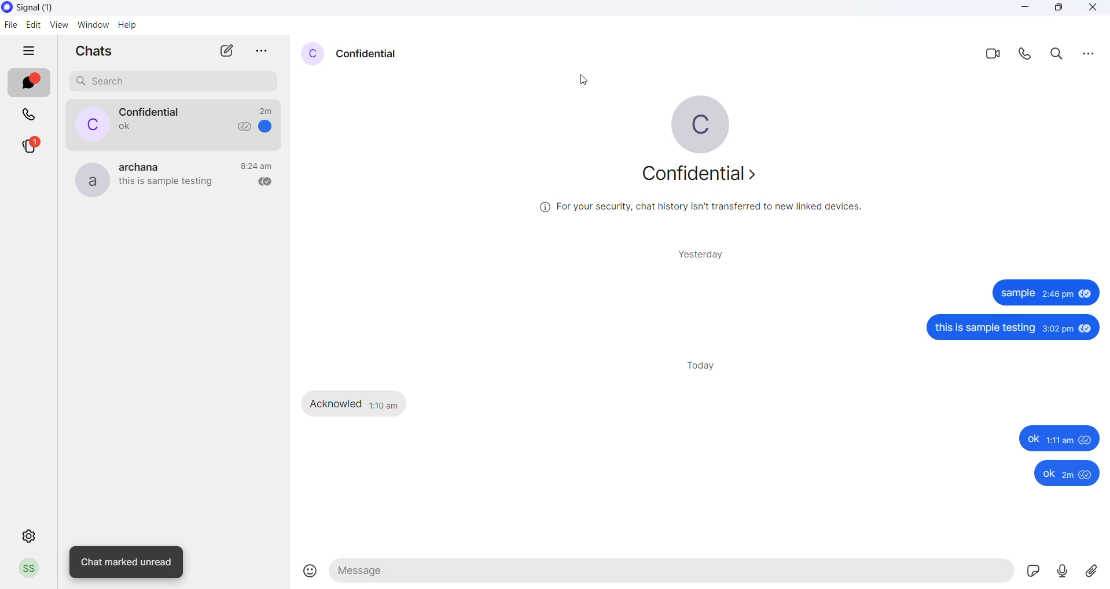  I want to click on profile picture, so click(314, 54).